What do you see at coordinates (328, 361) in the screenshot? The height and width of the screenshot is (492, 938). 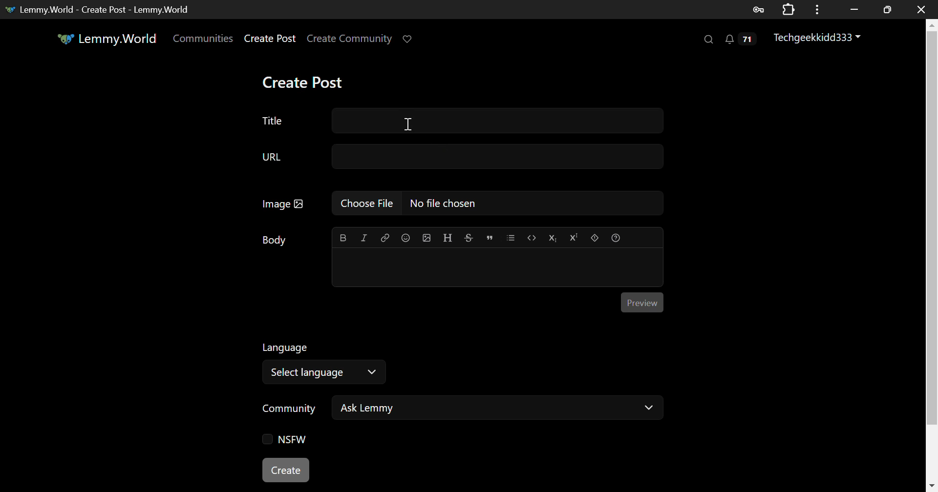 I see `Select Language` at bounding box center [328, 361].